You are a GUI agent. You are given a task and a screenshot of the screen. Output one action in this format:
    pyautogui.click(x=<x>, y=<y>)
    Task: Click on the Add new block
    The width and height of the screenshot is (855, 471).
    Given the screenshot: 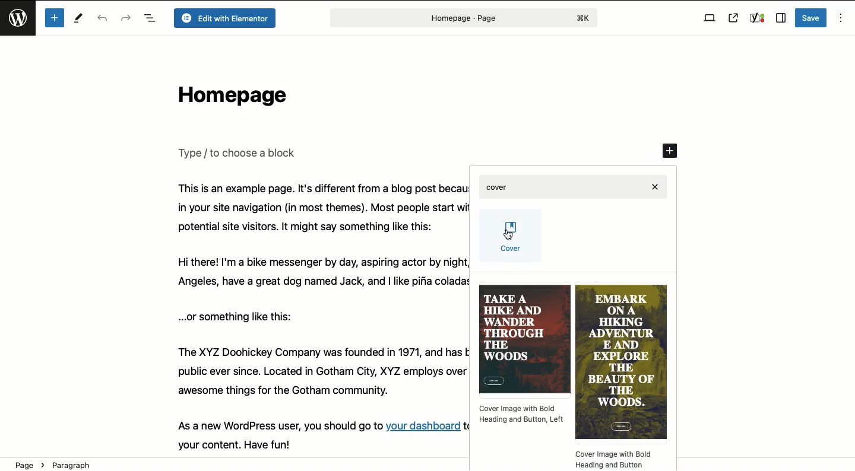 What is the action you would take?
    pyautogui.click(x=54, y=18)
    